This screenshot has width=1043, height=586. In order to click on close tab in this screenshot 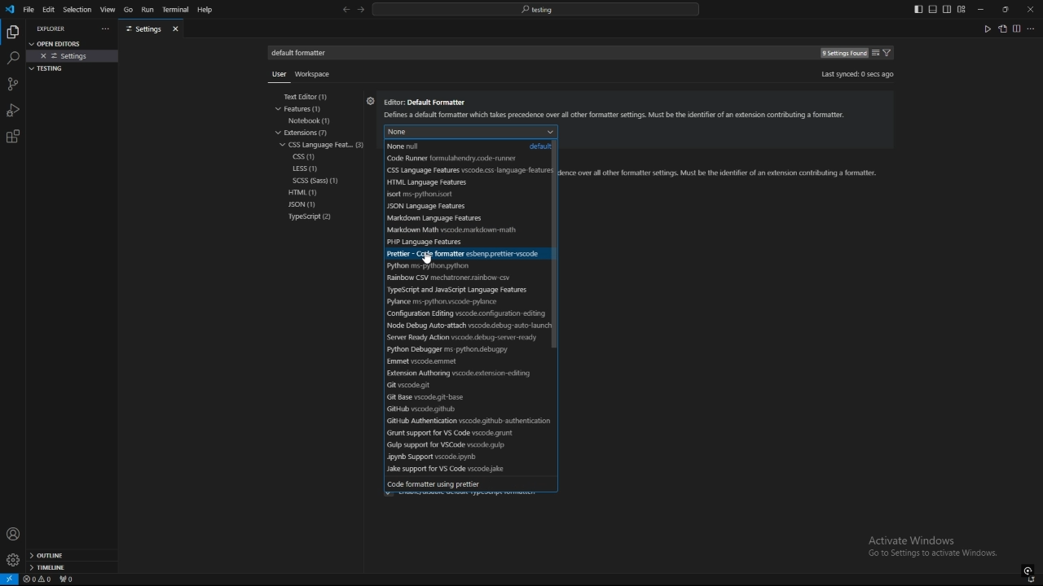, I will do `click(178, 28)`.